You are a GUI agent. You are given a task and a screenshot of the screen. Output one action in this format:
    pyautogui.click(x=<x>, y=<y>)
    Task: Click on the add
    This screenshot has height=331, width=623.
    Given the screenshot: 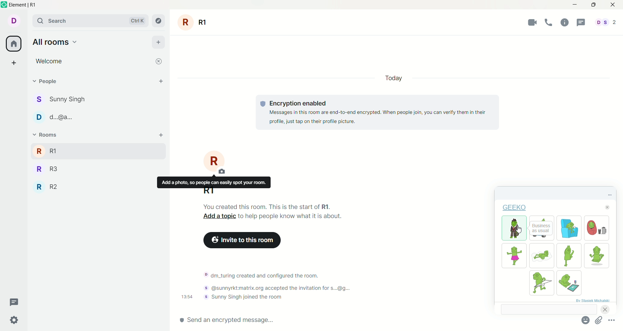 What is the action you would take?
    pyautogui.click(x=161, y=135)
    